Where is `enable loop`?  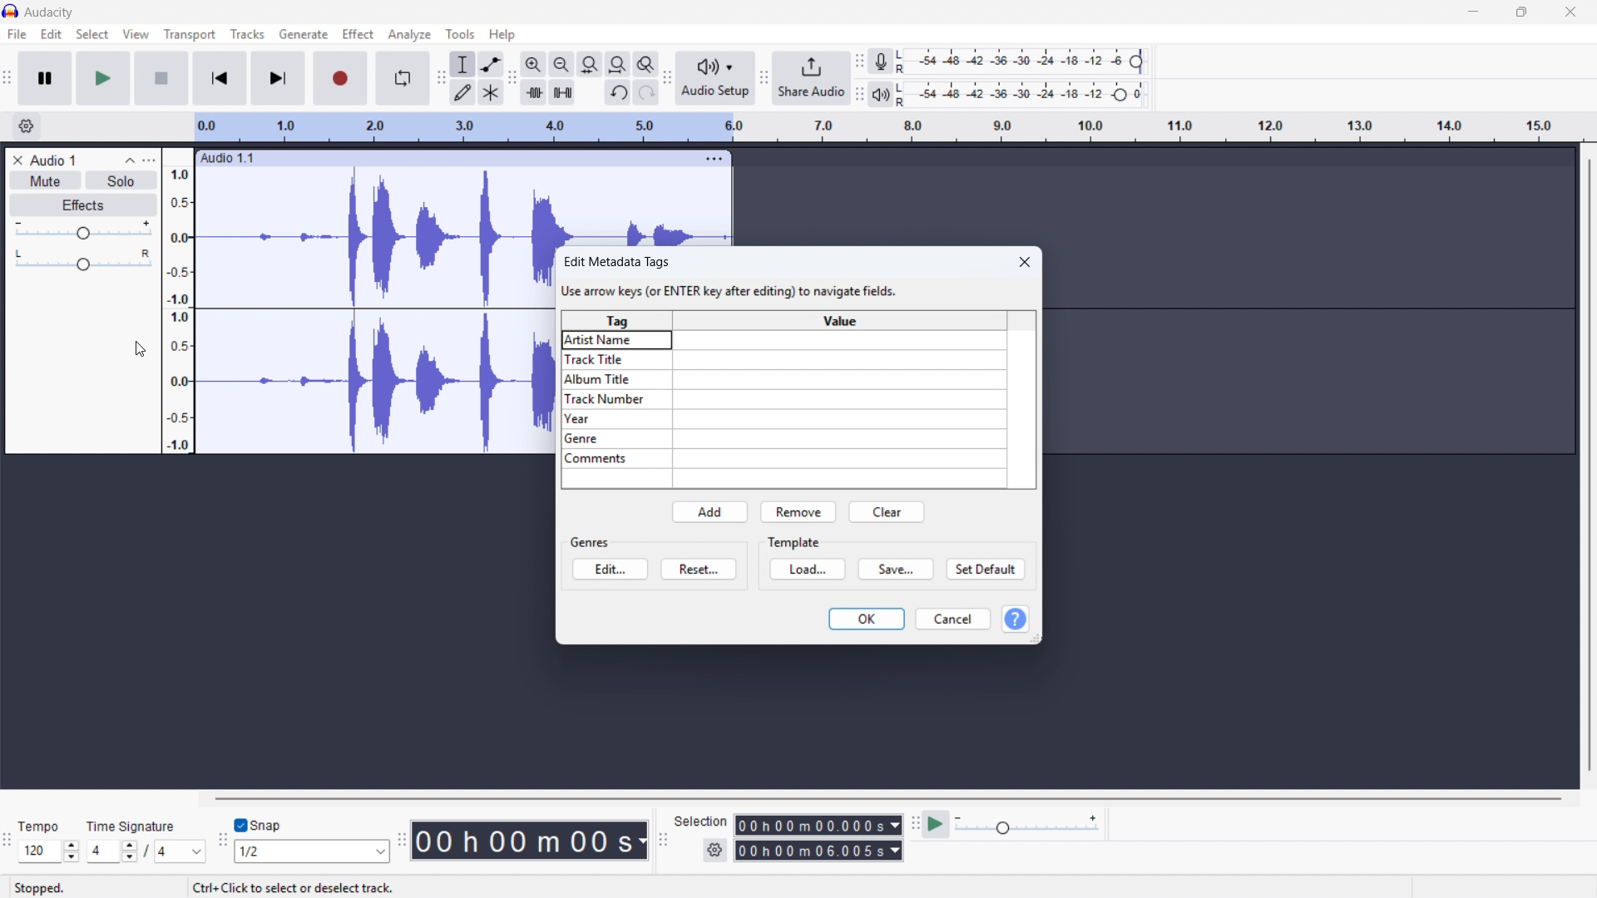
enable loop is located at coordinates (404, 78).